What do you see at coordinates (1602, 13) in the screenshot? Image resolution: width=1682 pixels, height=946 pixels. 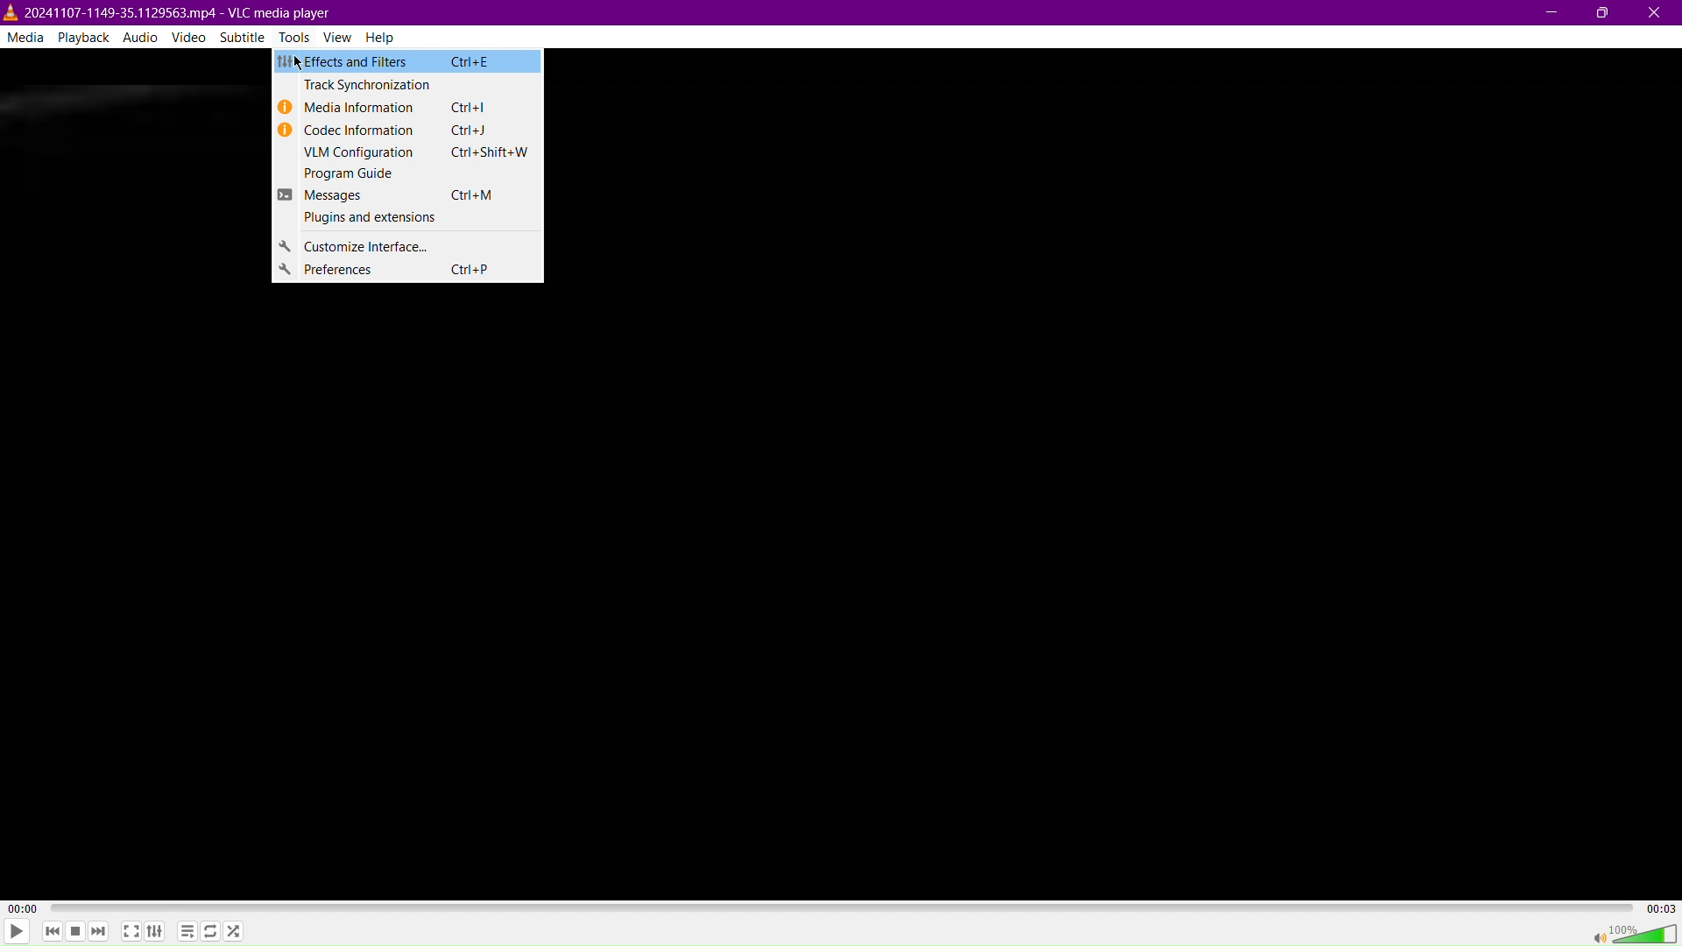 I see `Maximize` at bounding box center [1602, 13].